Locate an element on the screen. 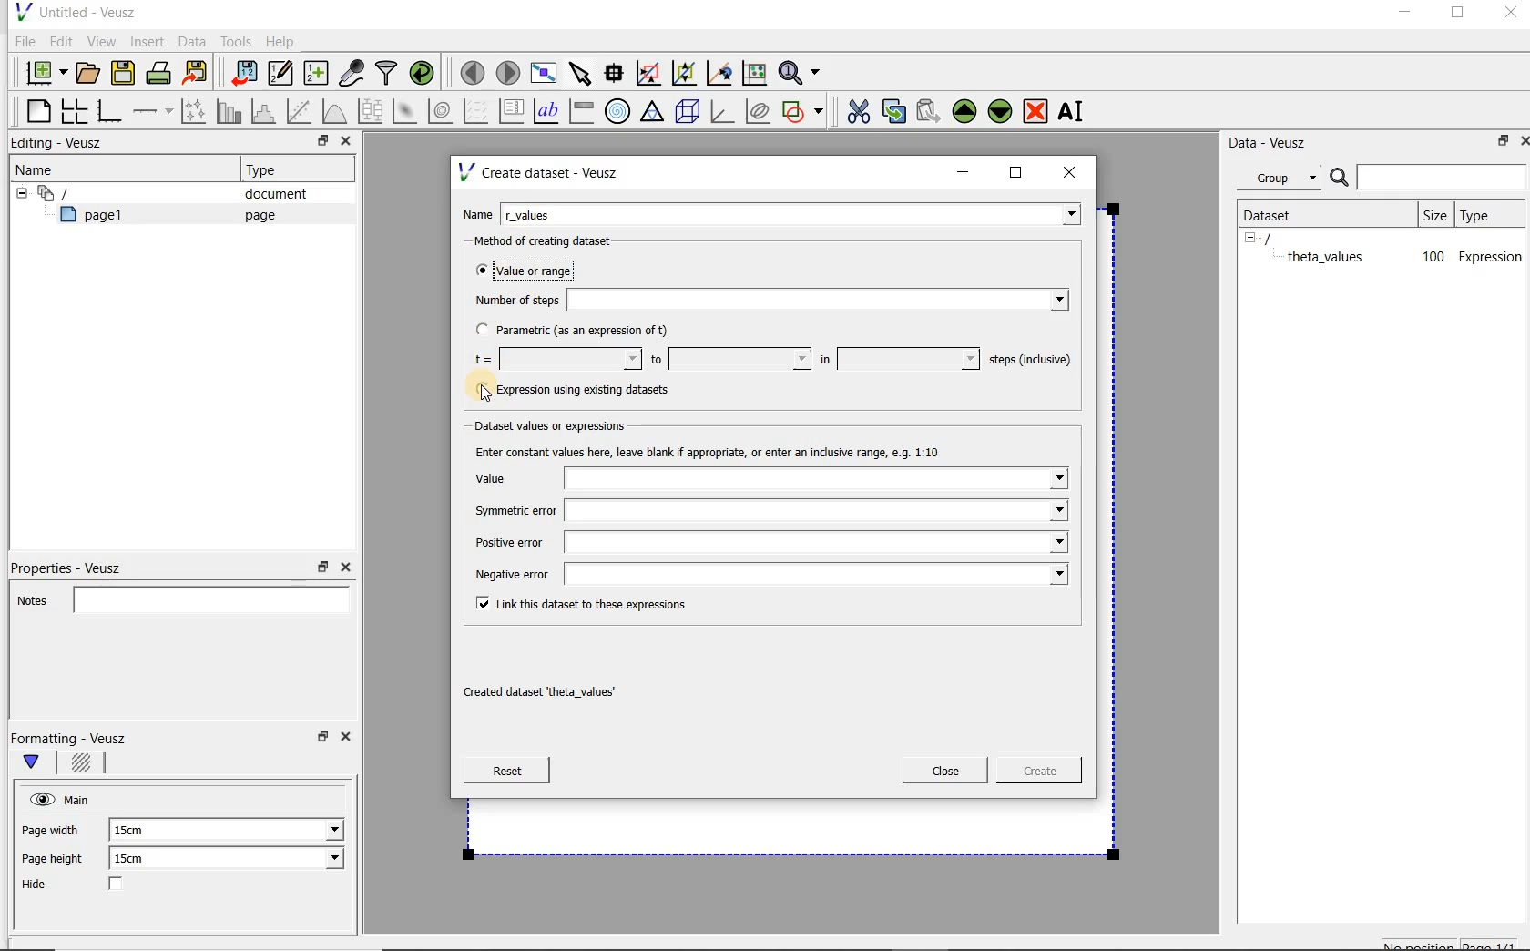 This screenshot has height=951, width=1530. Type is located at coordinates (1487, 214).